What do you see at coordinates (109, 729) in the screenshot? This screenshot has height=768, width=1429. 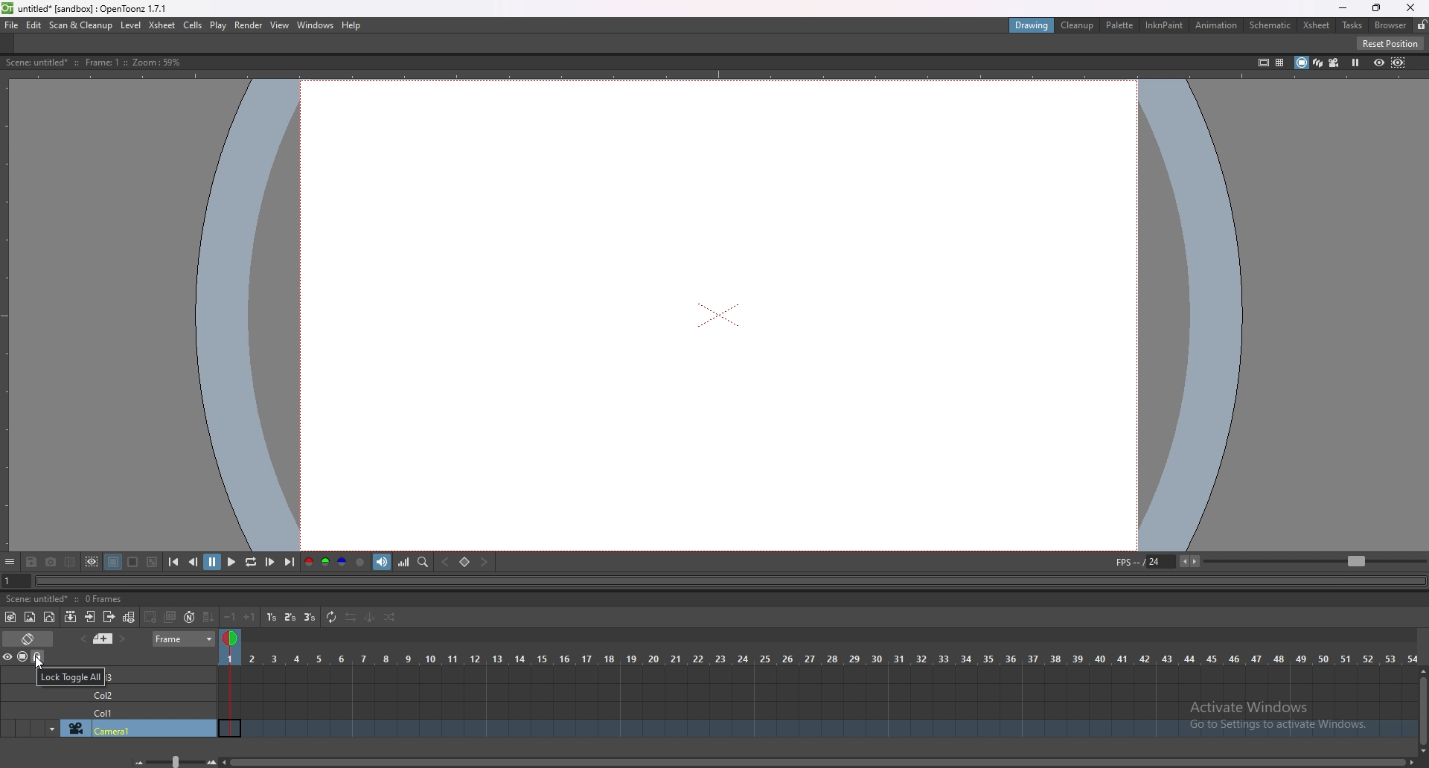 I see `camera` at bounding box center [109, 729].